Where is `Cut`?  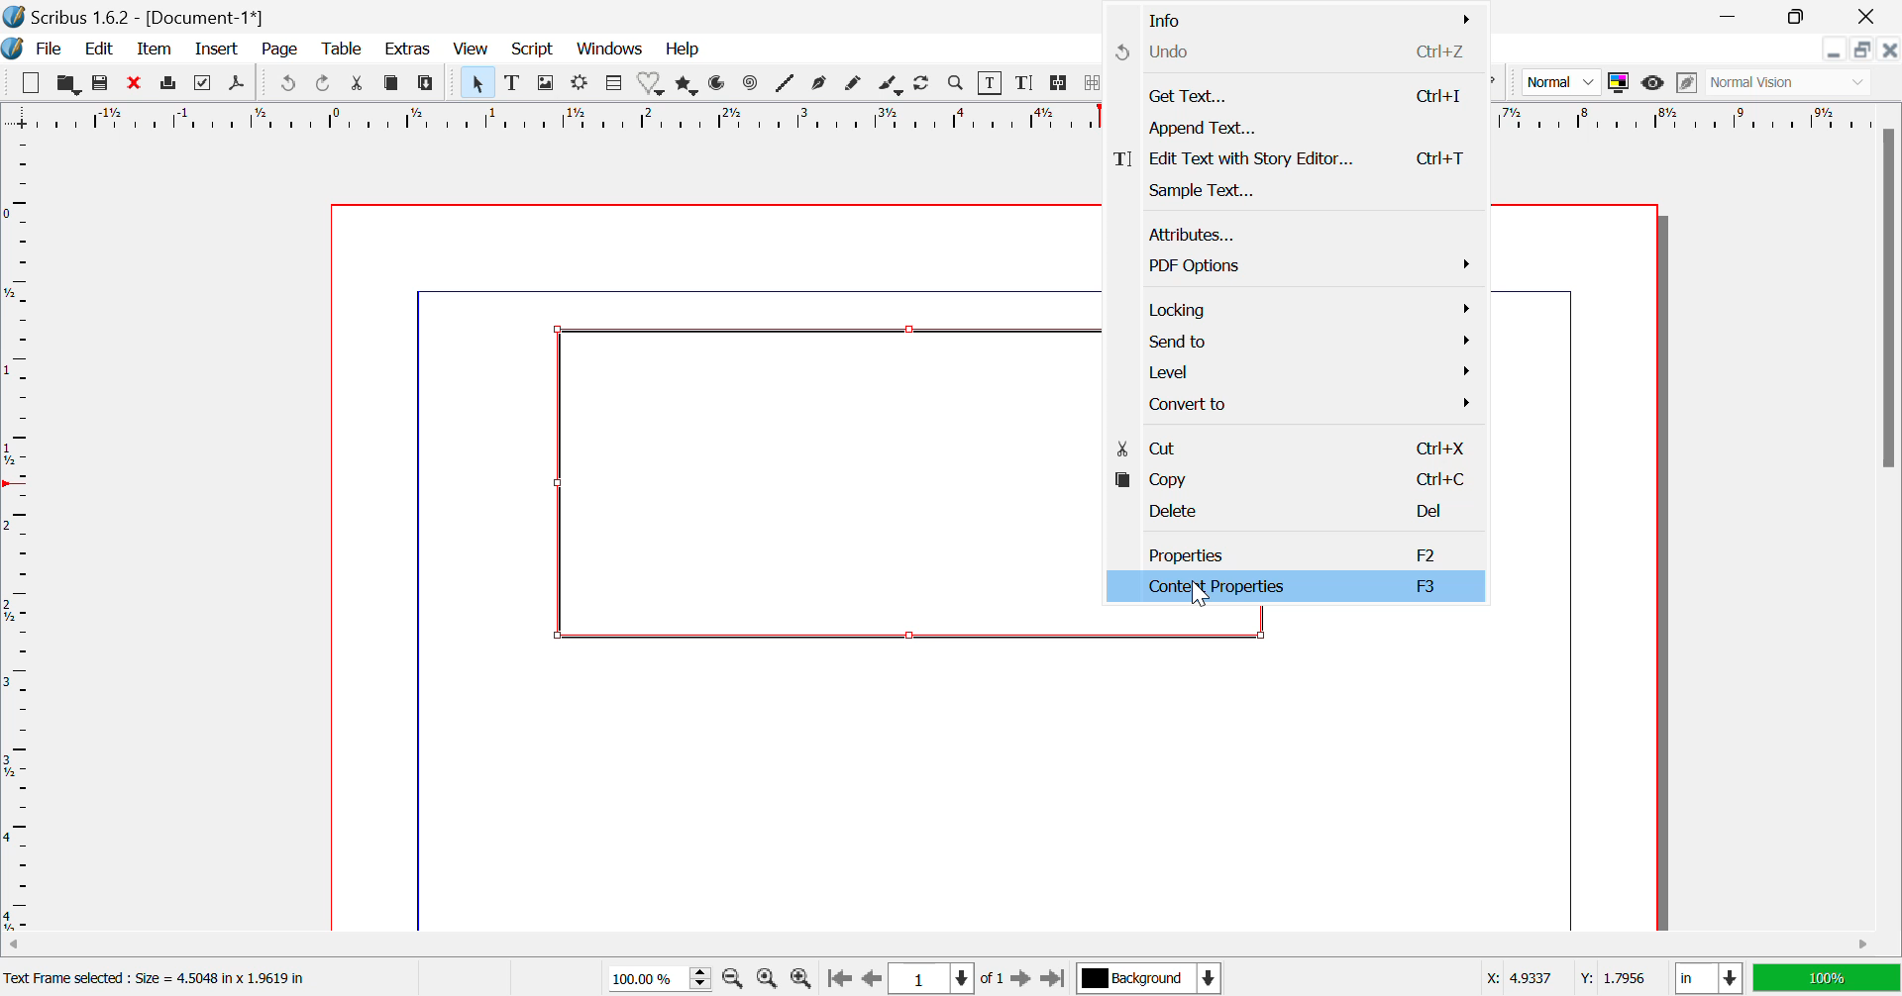 Cut is located at coordinates (1291, 448).